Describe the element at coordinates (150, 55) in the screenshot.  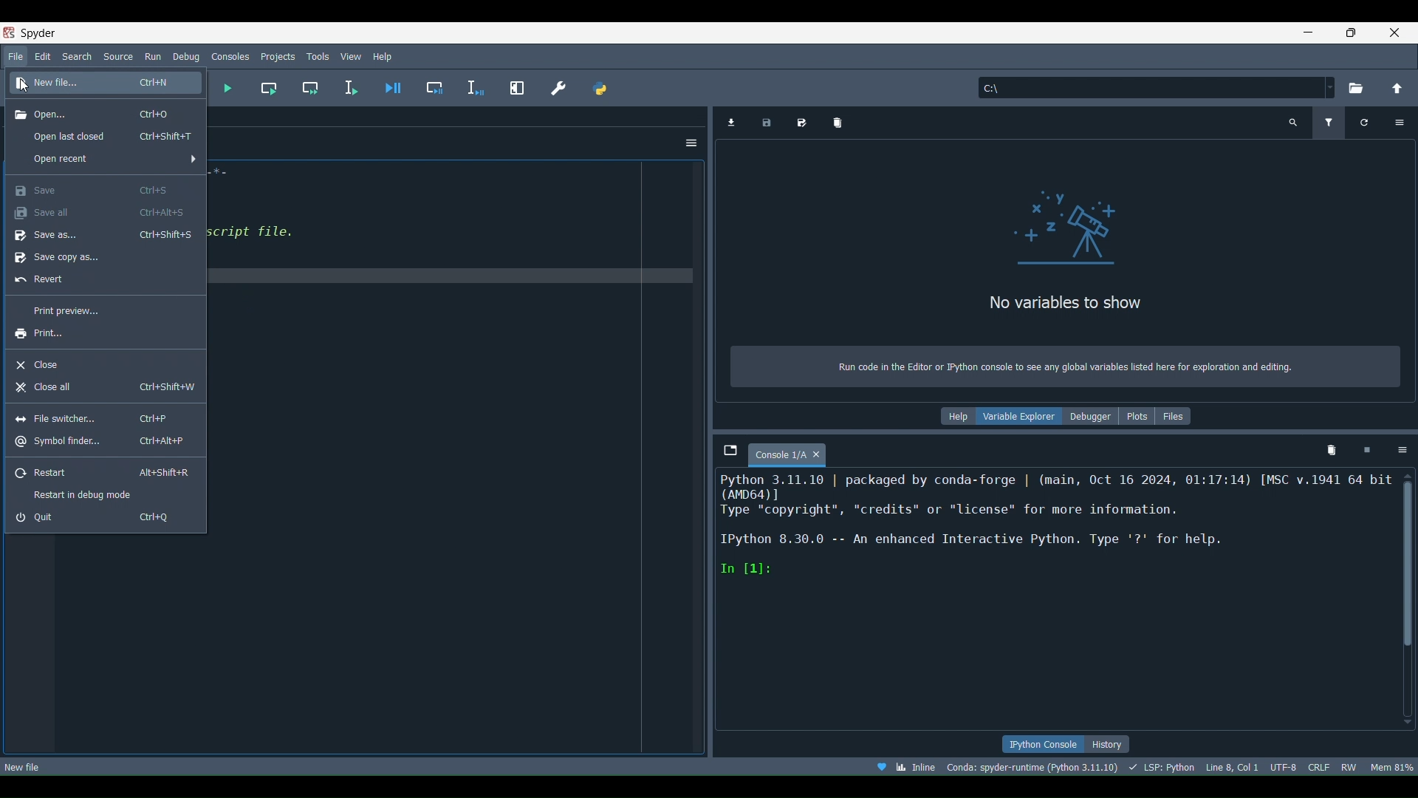
I see `Run` at that location.